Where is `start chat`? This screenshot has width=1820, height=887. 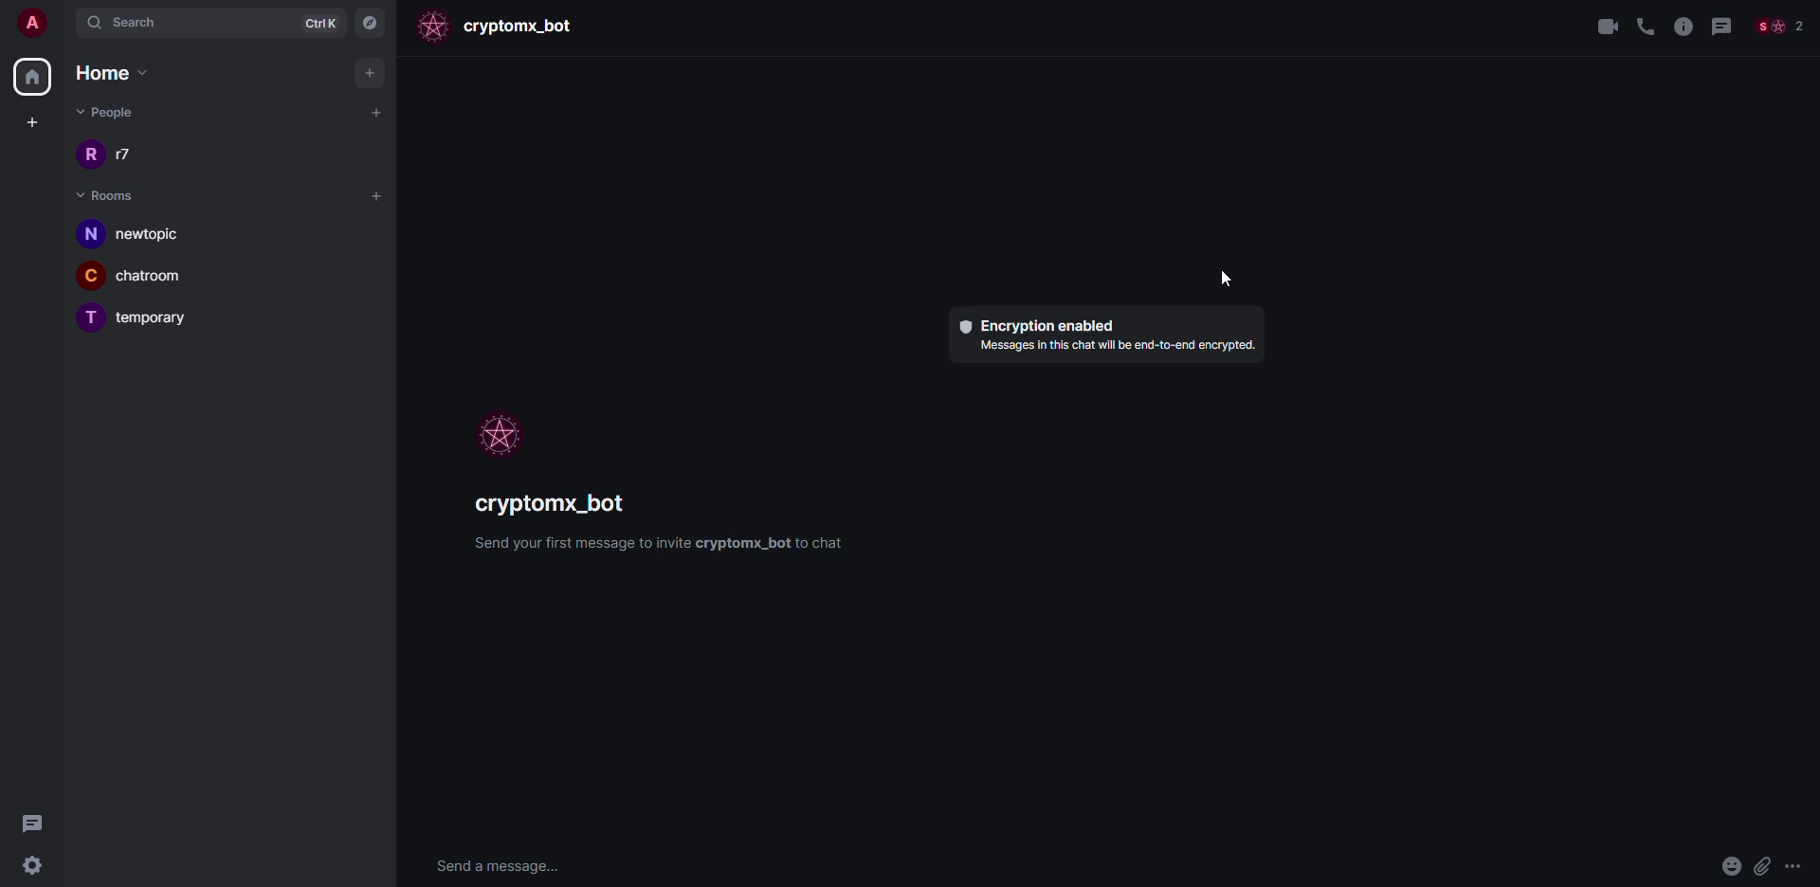 start chat is located at coordinates (377, 112).